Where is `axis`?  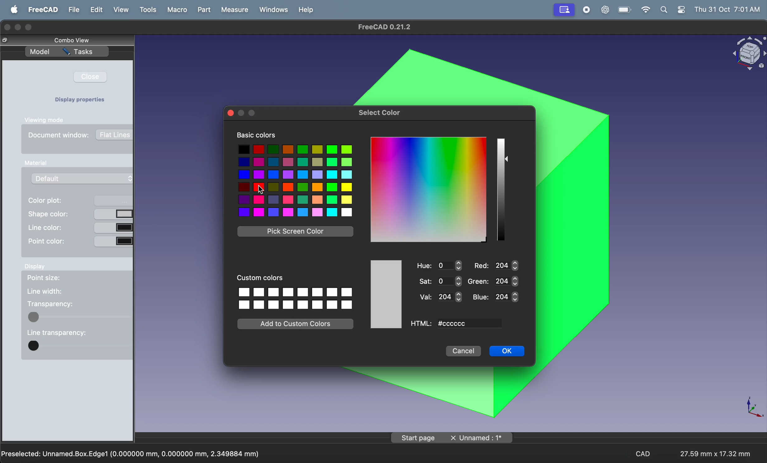 axis is located at coordinates (751, 407).